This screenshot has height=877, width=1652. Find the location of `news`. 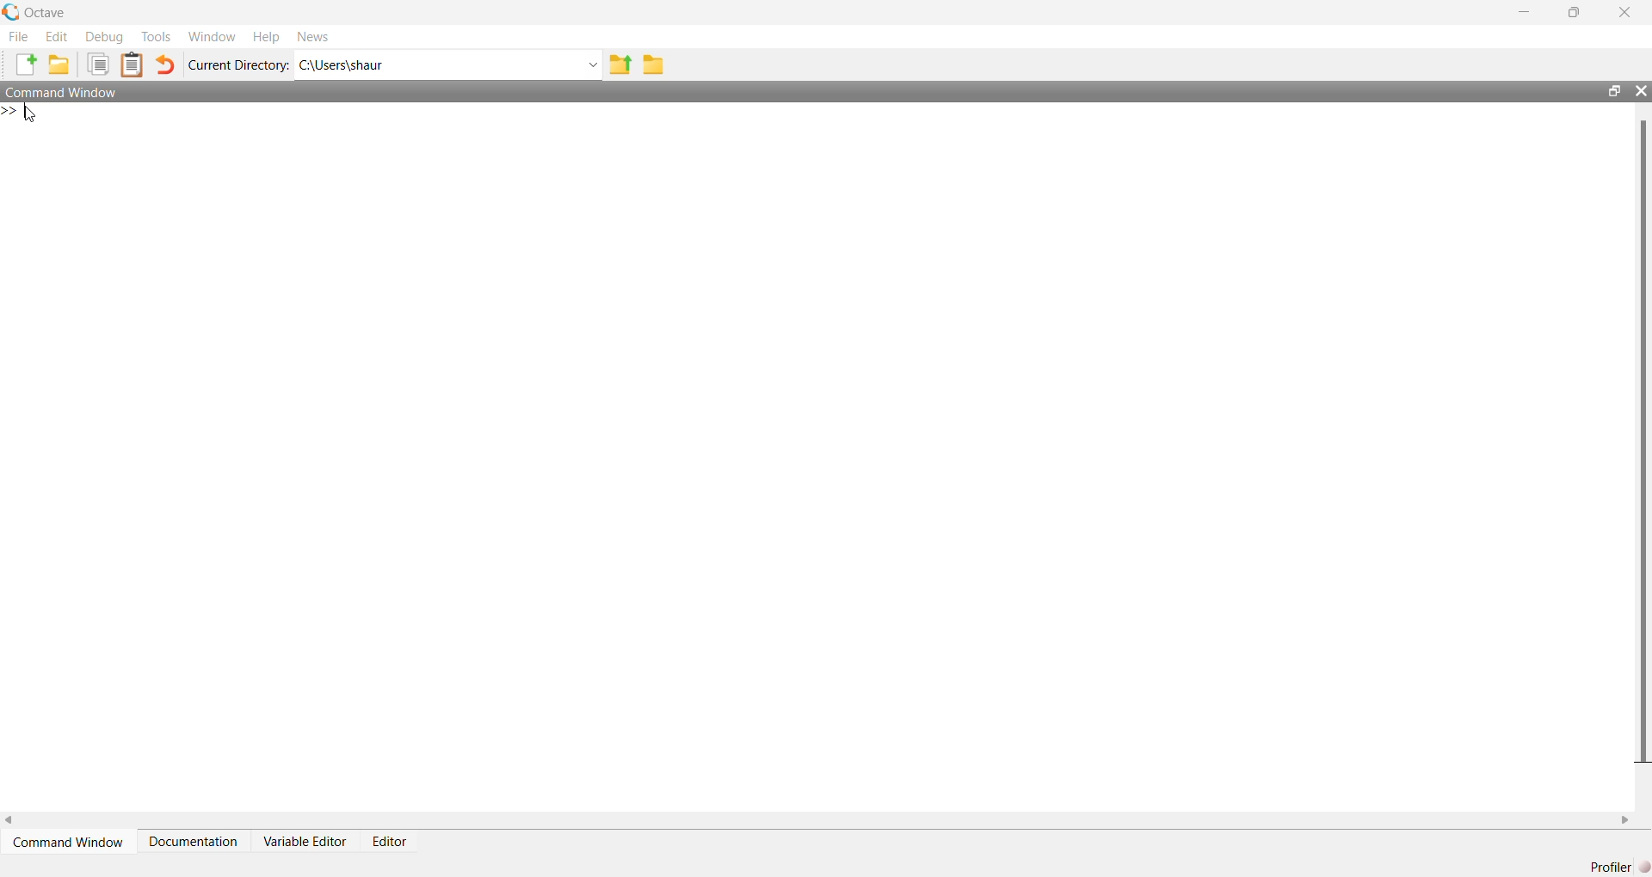

news is located at coordinates (313, 36).